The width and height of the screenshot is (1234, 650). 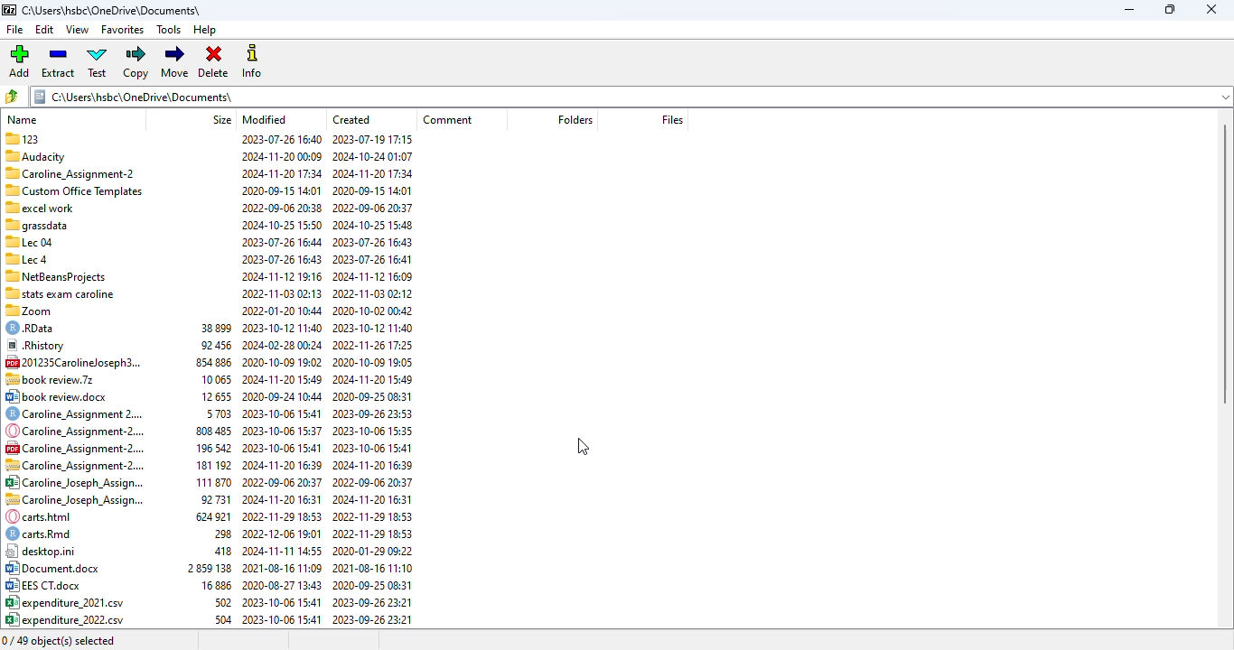 What do you see at coordinates (98, 62) in the screenshot?
I see `test` at bounding box center [98, 62].